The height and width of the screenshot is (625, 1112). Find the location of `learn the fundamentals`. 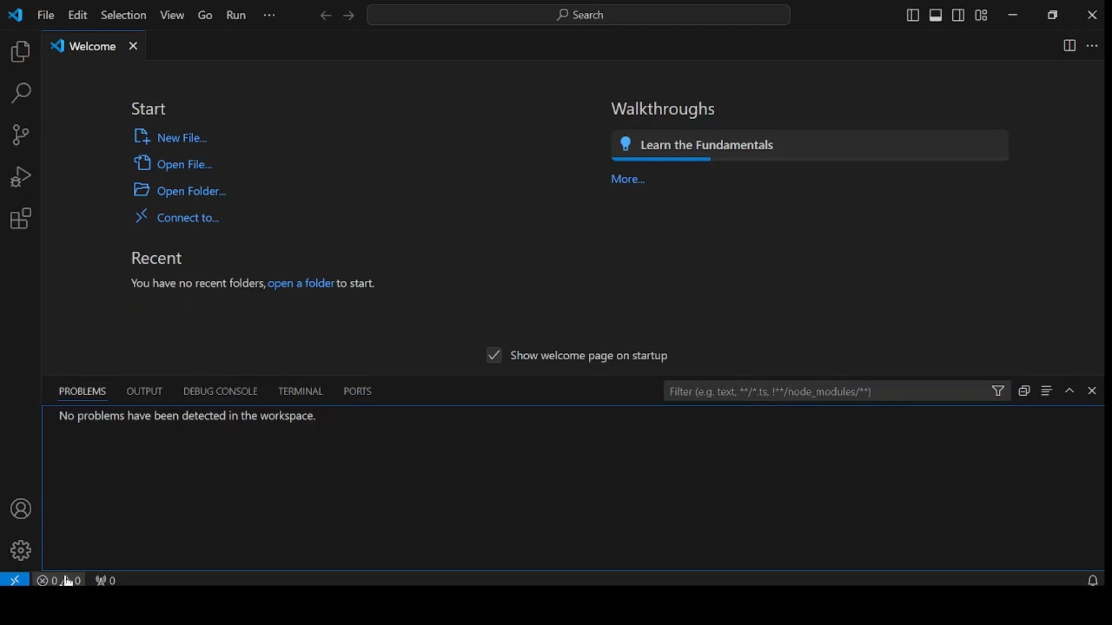

learn the fundamentals is located at coordinates (813, 145).